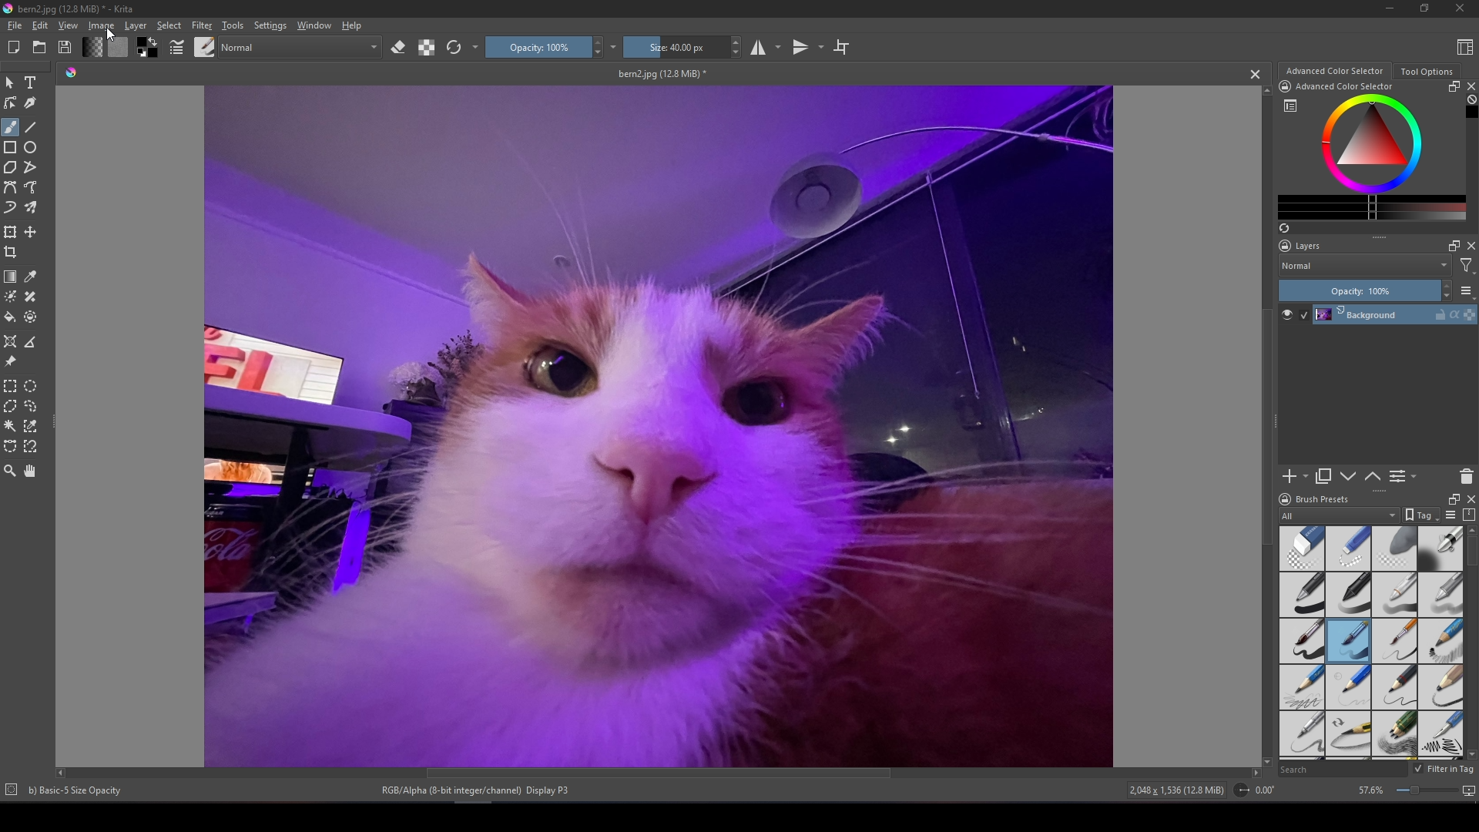  I want to click on Thumbnail settings, so click(1466, 290).